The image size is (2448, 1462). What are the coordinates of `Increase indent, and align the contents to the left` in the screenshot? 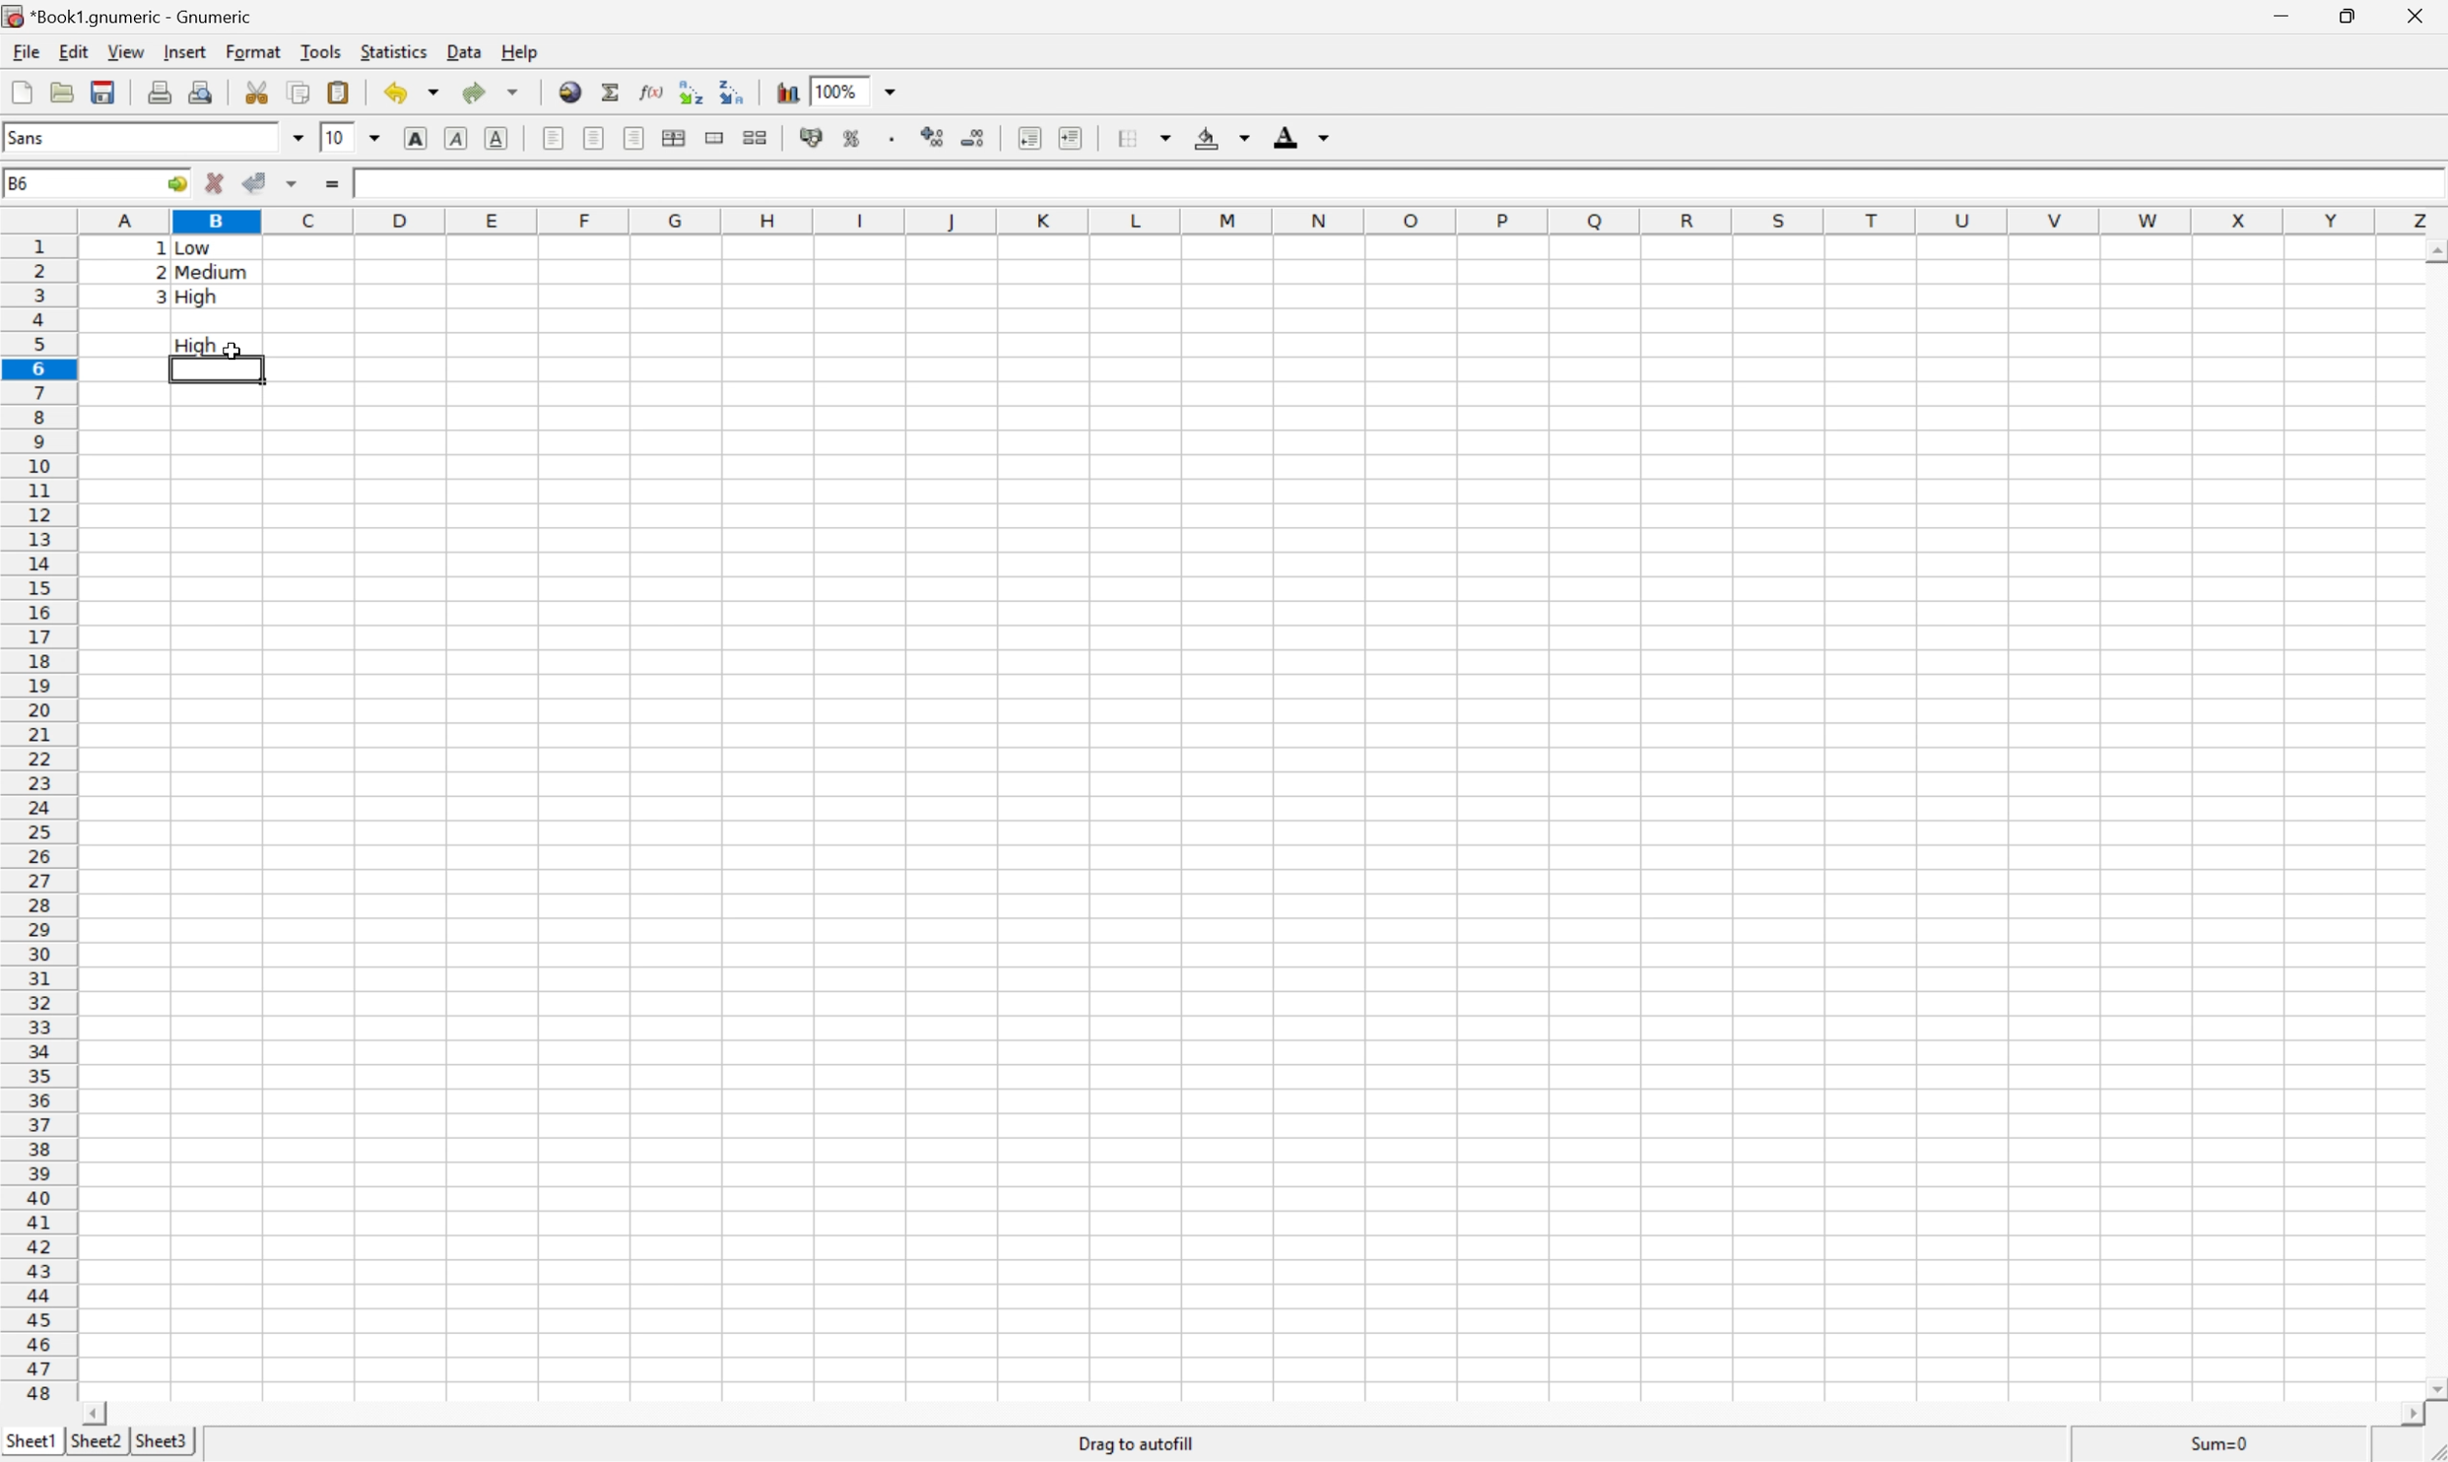 It's located at (1071, 134).